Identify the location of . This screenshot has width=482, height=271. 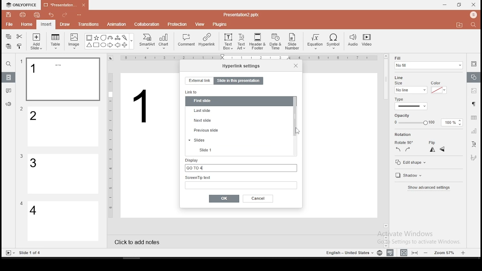
(21, 62).